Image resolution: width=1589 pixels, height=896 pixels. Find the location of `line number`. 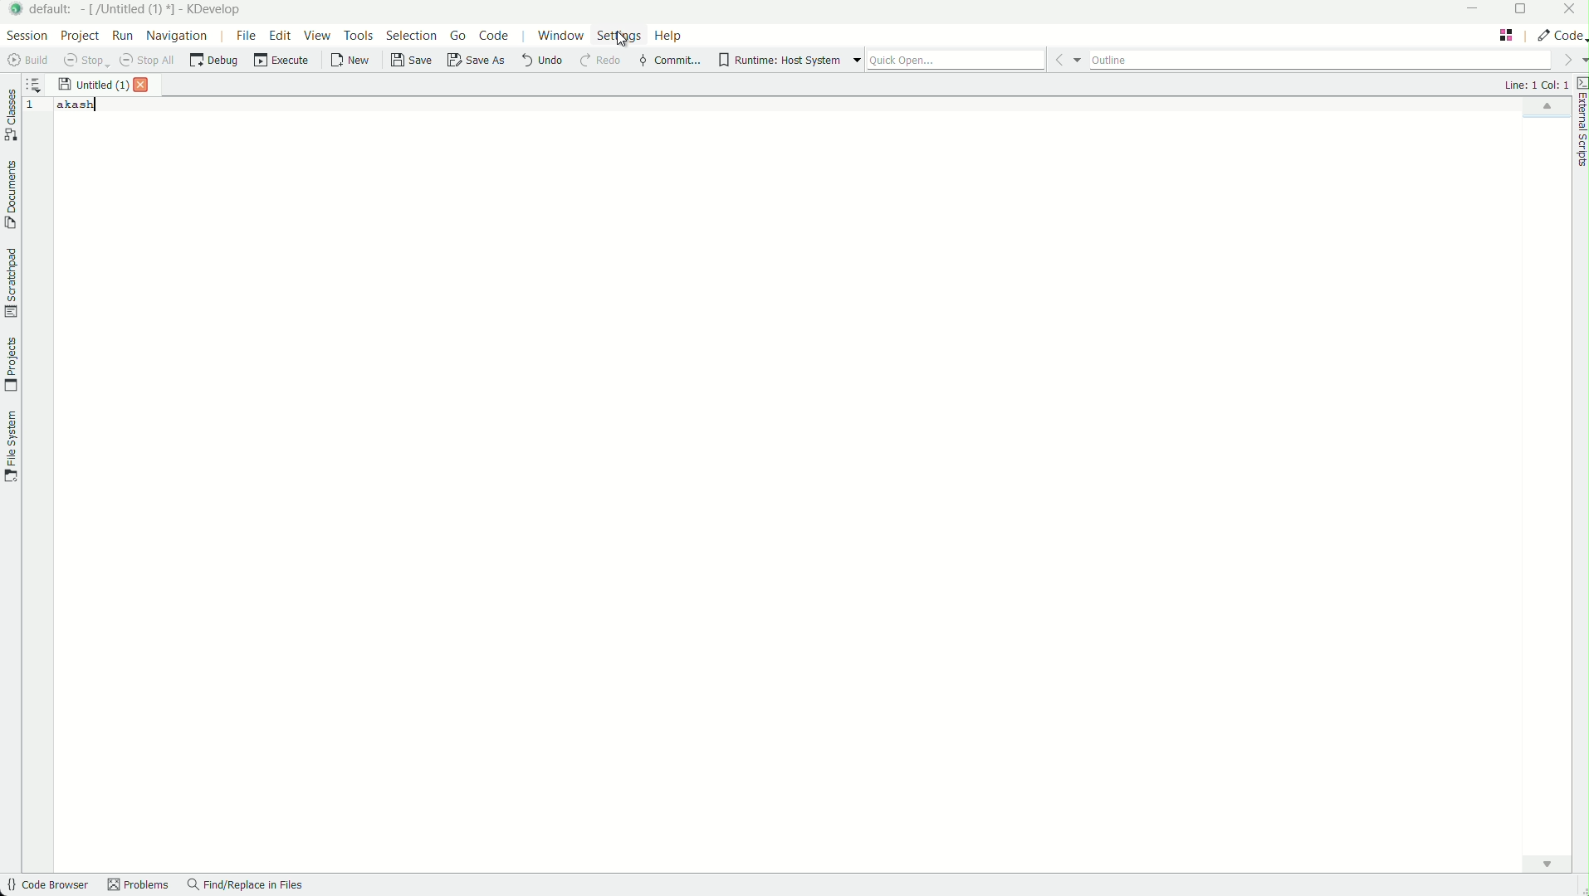

line number is located at coordinates (34, 106).